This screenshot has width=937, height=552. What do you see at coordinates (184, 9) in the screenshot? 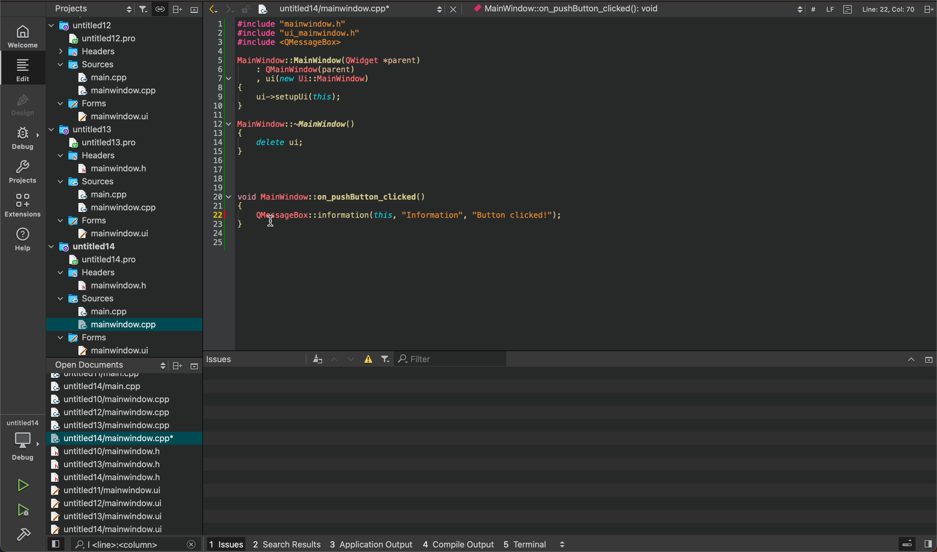
I see `close bar` at bounding box center [184, 9].